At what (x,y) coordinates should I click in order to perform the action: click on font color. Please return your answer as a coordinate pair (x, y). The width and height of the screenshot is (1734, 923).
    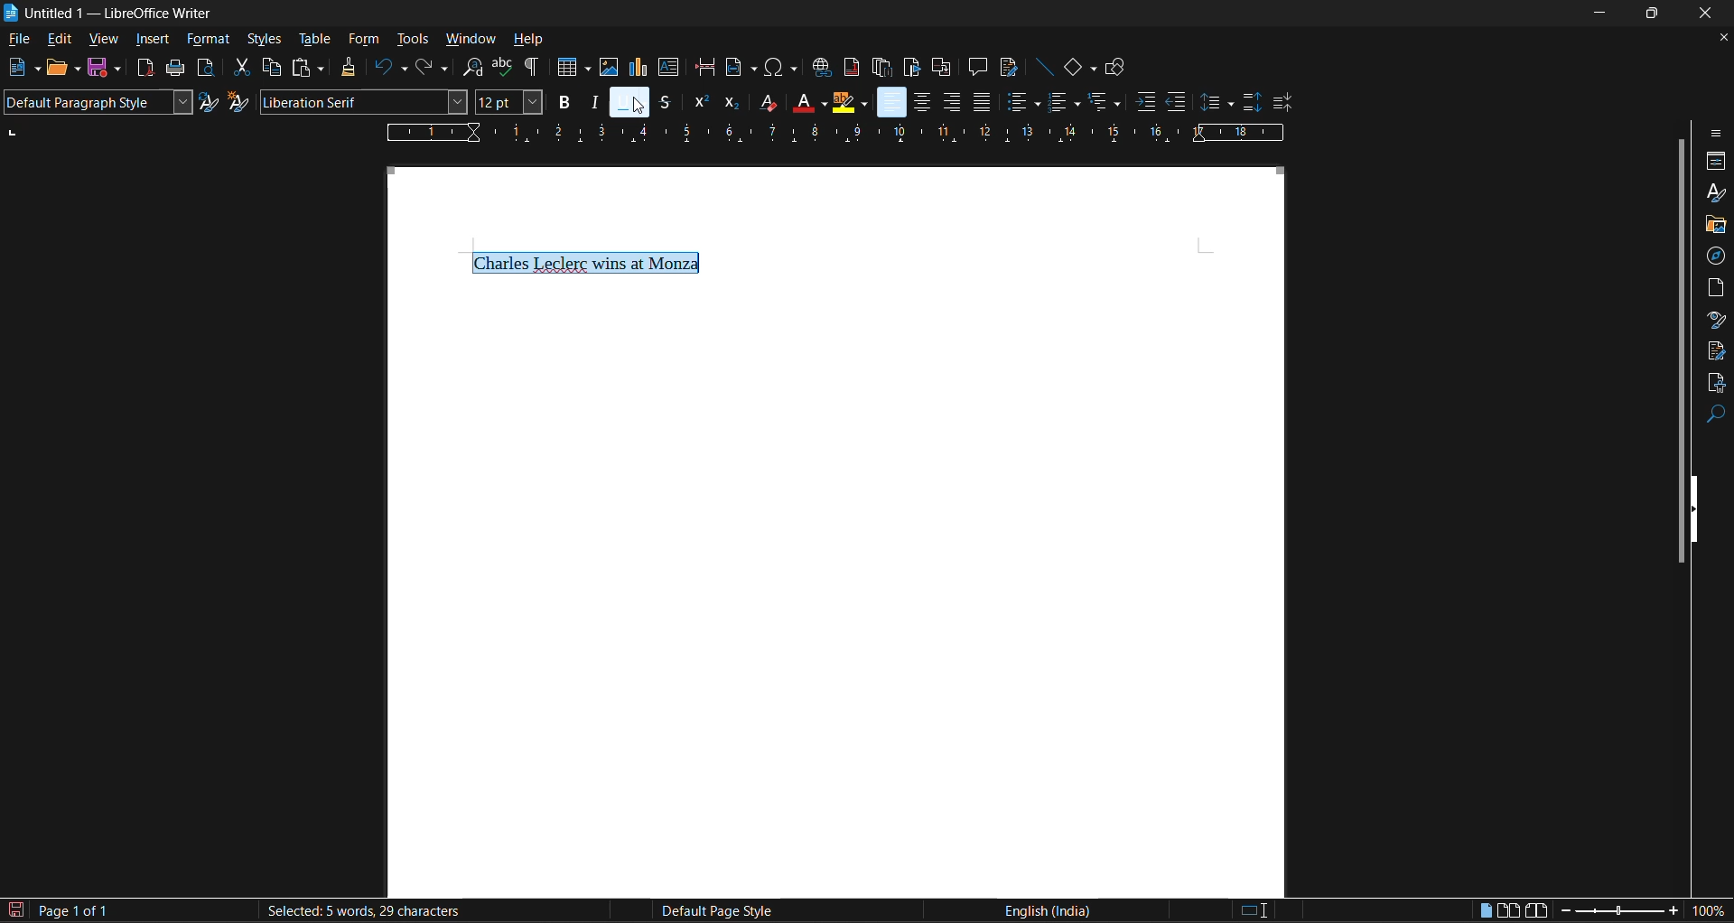
    Looking at the image, I should click on (806, 101).